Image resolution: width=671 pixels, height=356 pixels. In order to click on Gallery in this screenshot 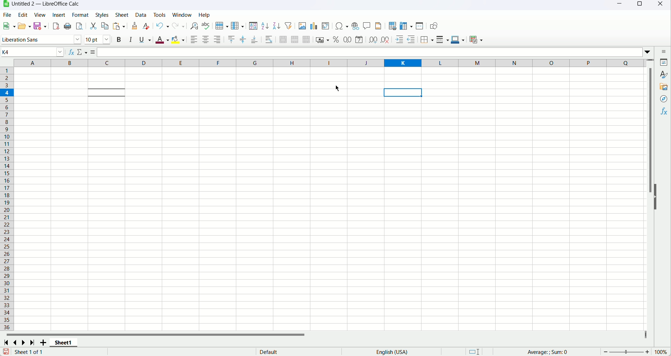, I will do `click(664, 86)`.